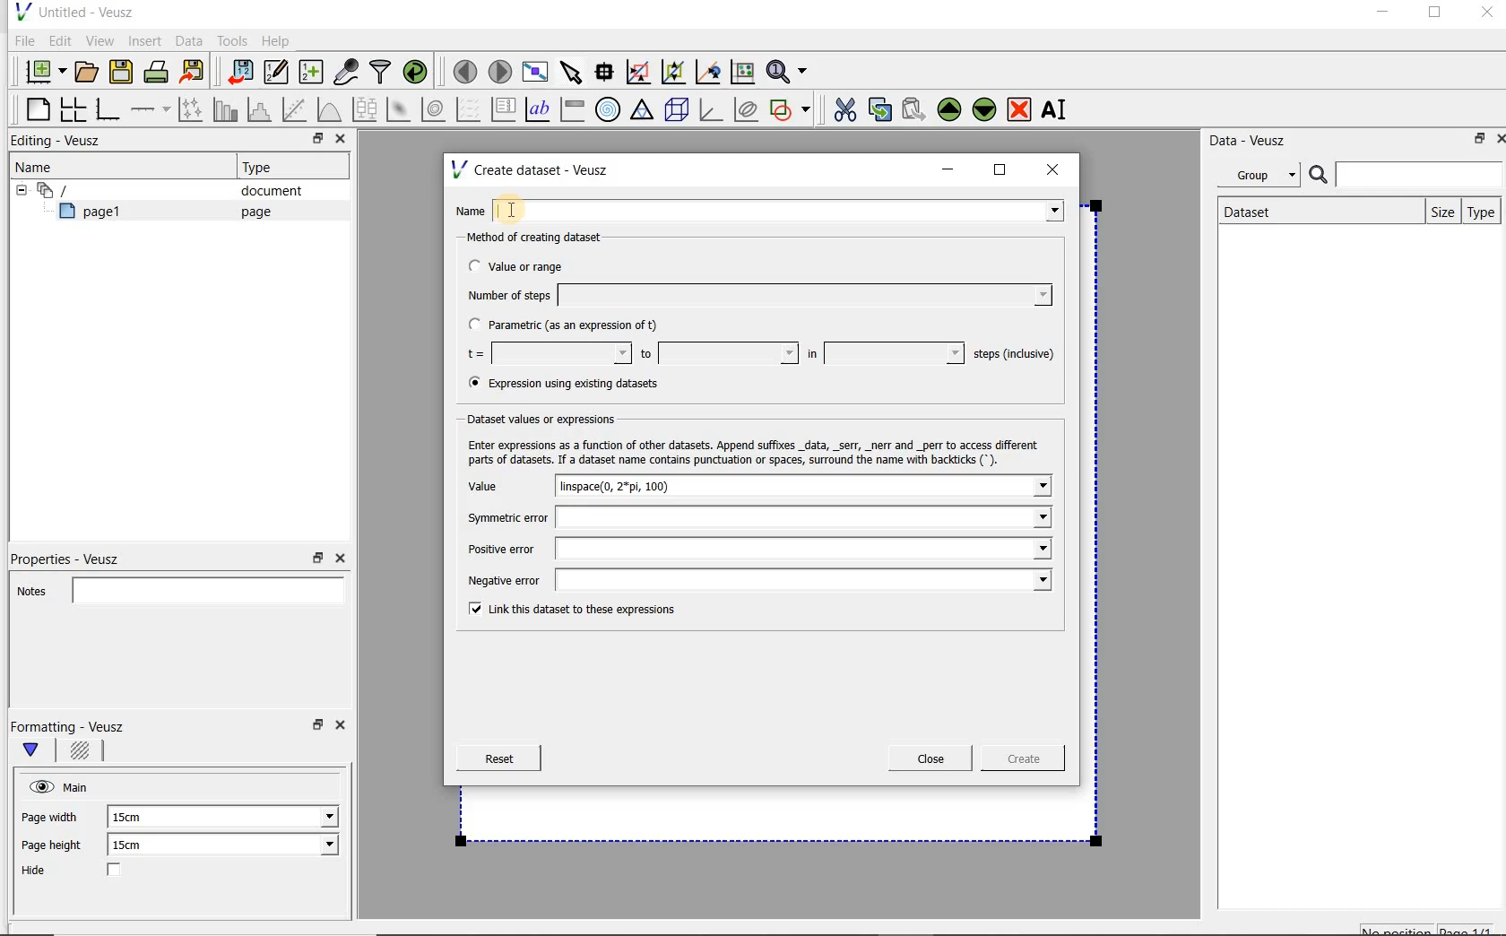 This screenshot has height=936, width=1506. I want to click on base graph, so click(107, 110).